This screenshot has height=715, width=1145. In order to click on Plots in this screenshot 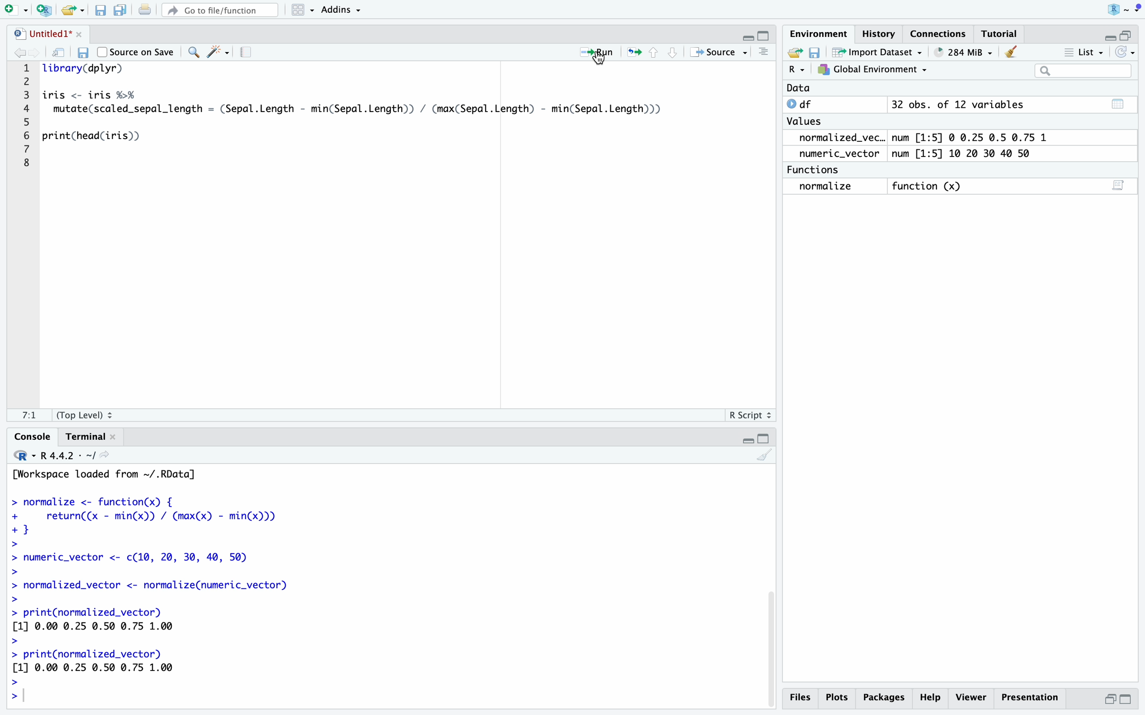, I will do `click(838, 697)`.